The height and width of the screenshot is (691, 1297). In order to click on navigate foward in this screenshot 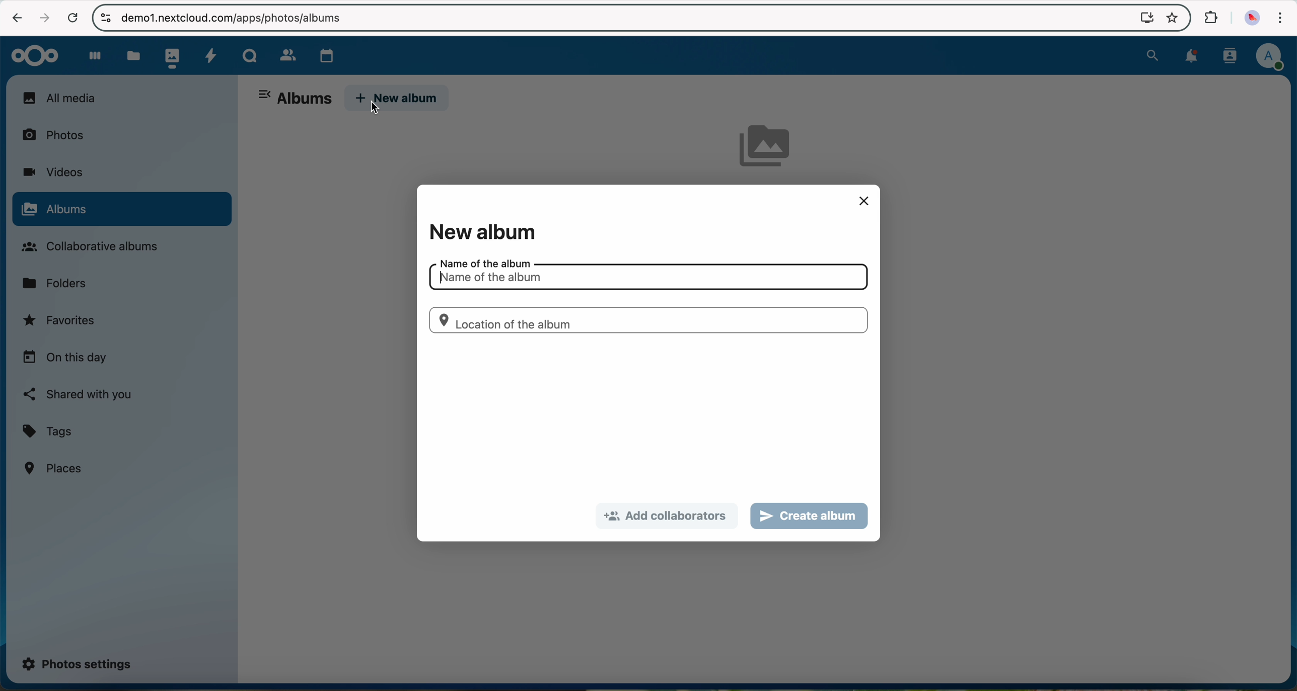, I will do `click(42, 18)`.